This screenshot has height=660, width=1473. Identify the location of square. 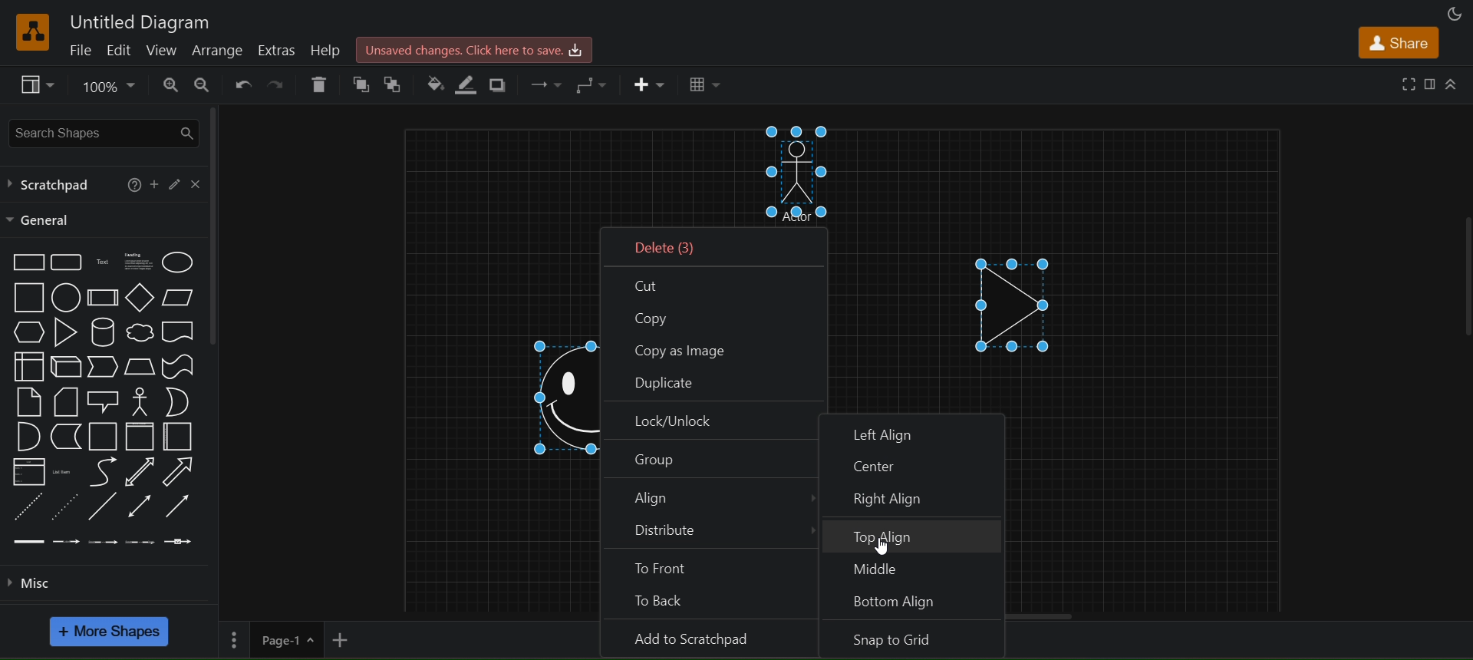
(27, 298).